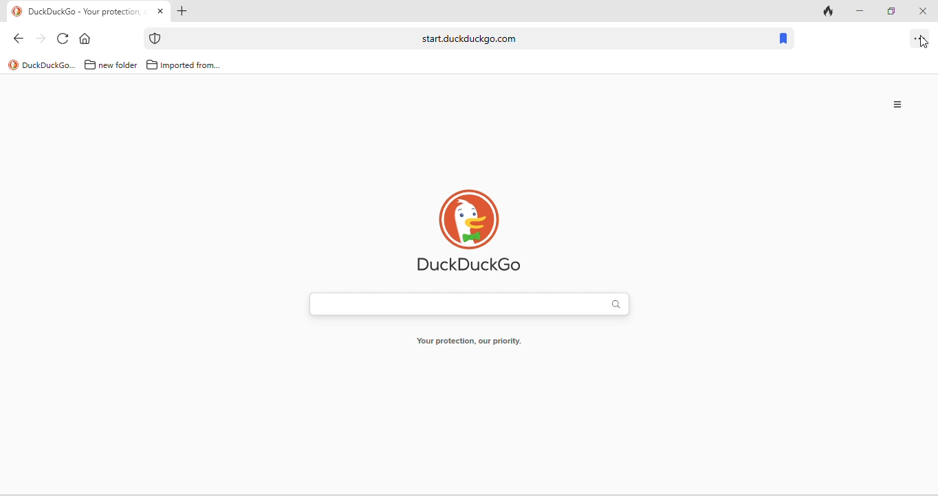  I want to click on add new tab, so click(184, 11).